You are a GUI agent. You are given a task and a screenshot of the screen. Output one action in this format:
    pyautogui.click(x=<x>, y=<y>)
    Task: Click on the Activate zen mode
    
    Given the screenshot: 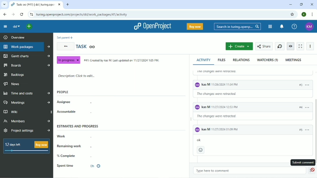 What is the action you would take?
    pyautogui.click(x=301, y=46)
    